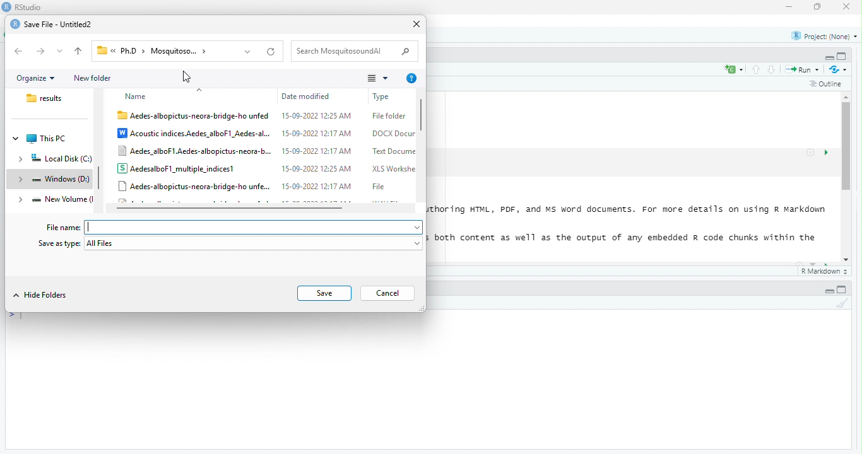 The image size is (862, 454). Describe the element at coordinates (36, 79) in the screenshot. I see `Organize ` at that location.